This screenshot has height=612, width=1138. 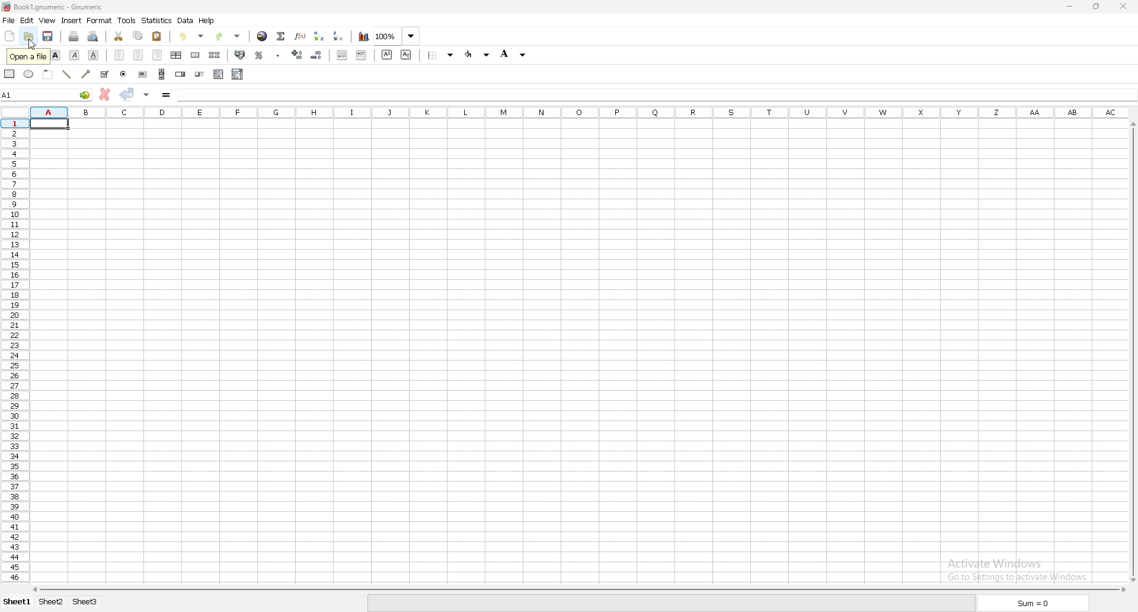 What do you see at coordinates (229, 37) in the screenshot?
I see `redo` at bounding box center [229, 37].